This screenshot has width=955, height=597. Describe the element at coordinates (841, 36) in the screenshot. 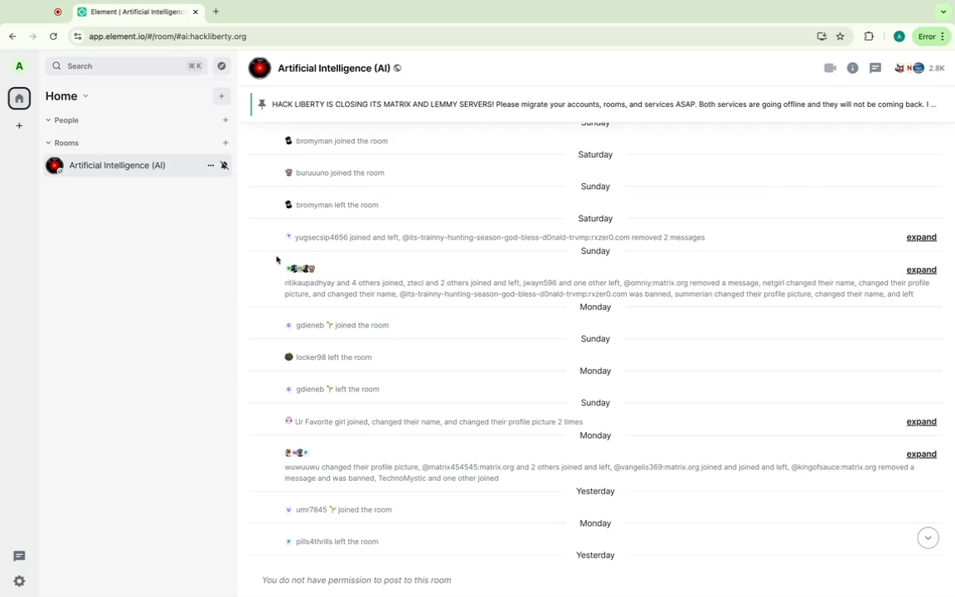

I see `Favorite` at that location.